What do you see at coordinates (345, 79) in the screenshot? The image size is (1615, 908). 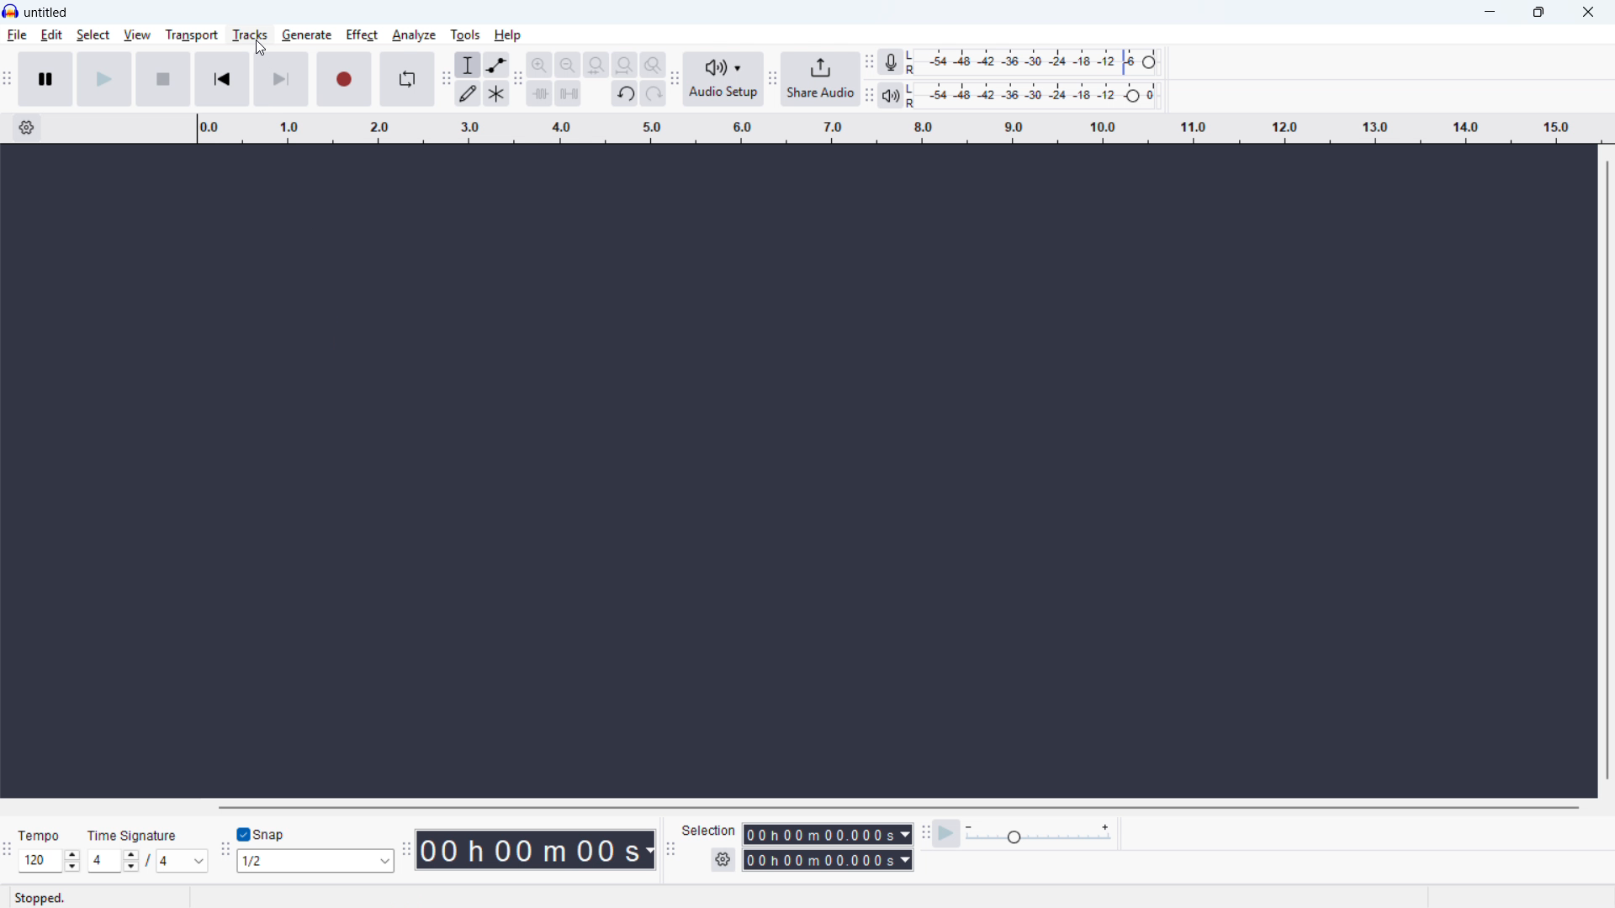 I see `Record ` at bounding box center [345, 79].